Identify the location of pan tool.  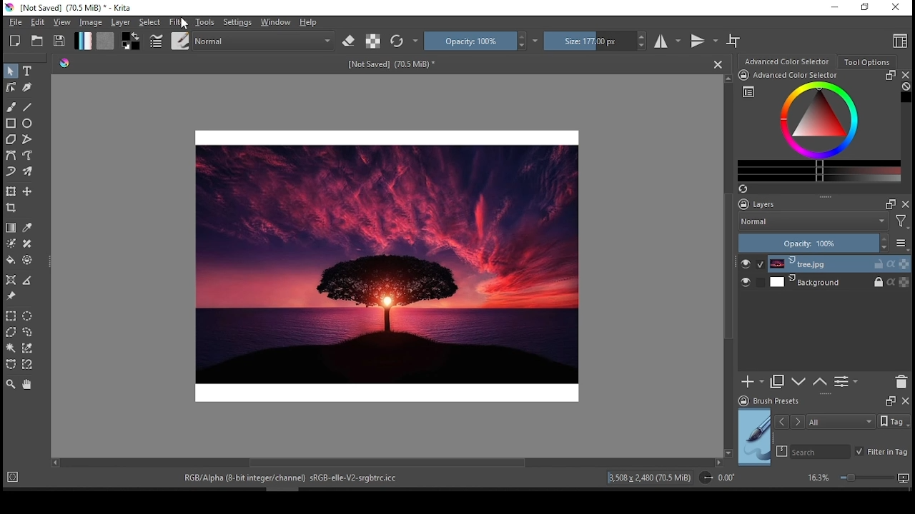
(27, 384).